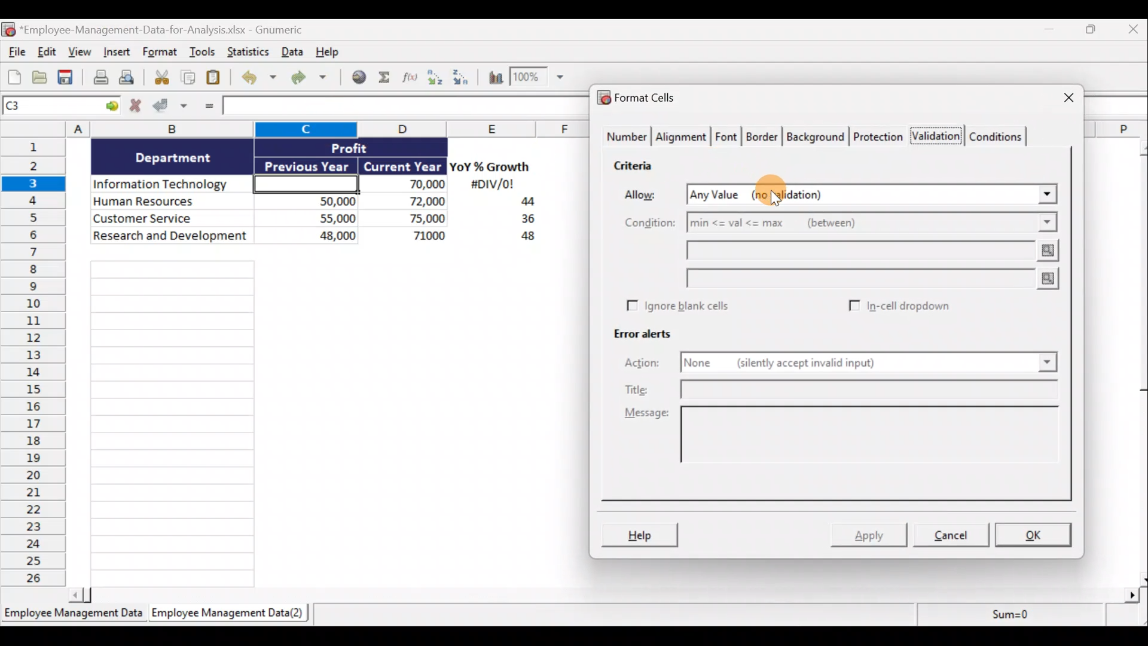 The image size is (1148, 646). I want to click on Cancel, so click(955, 537).